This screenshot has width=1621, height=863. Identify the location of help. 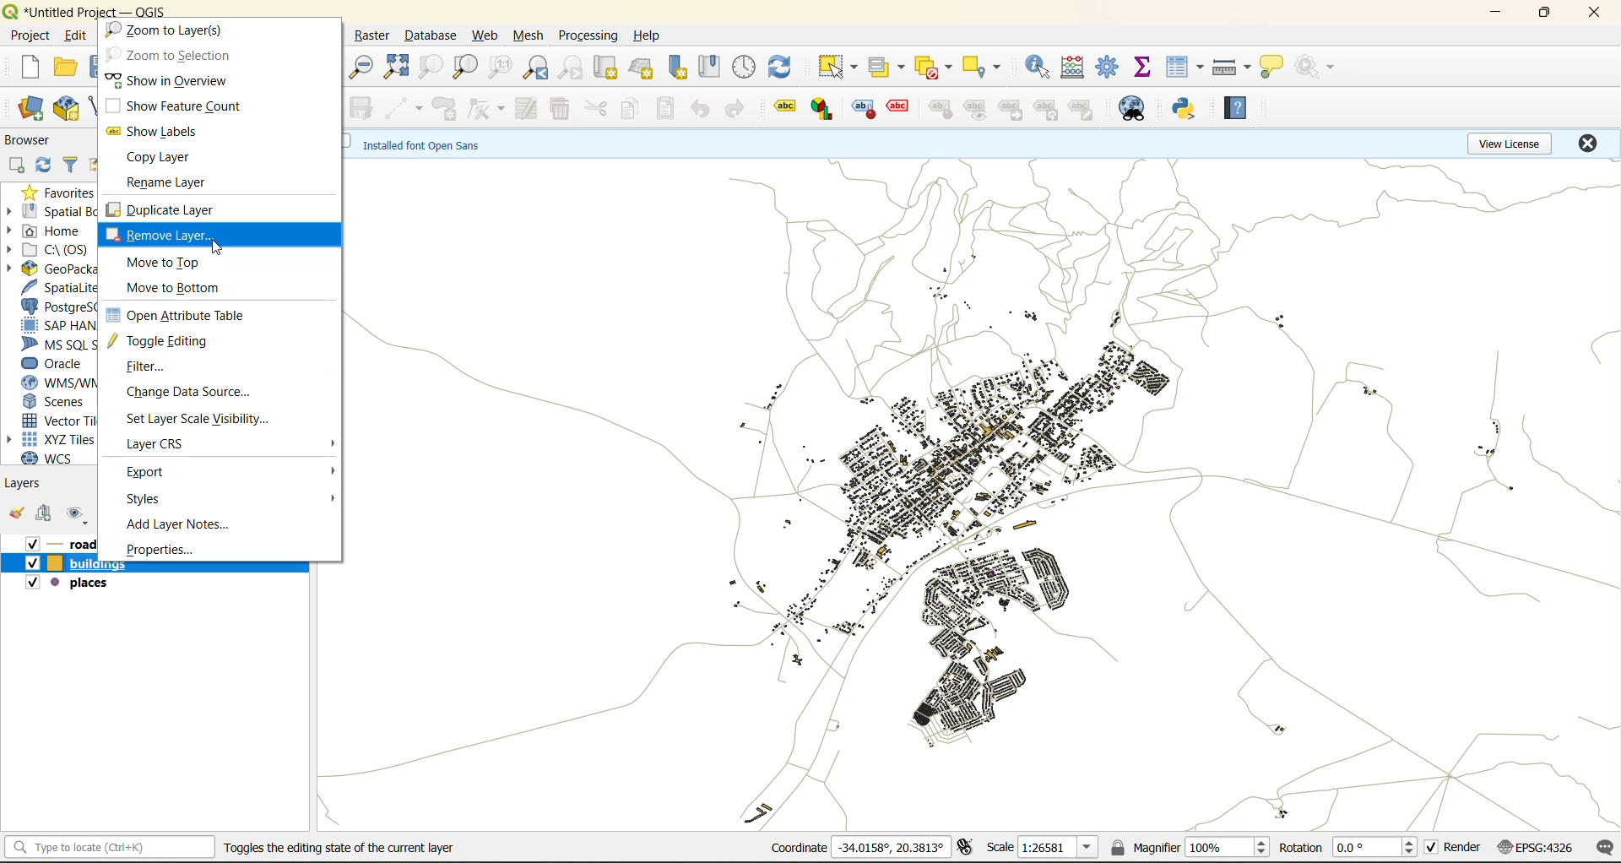
(1235, 109).